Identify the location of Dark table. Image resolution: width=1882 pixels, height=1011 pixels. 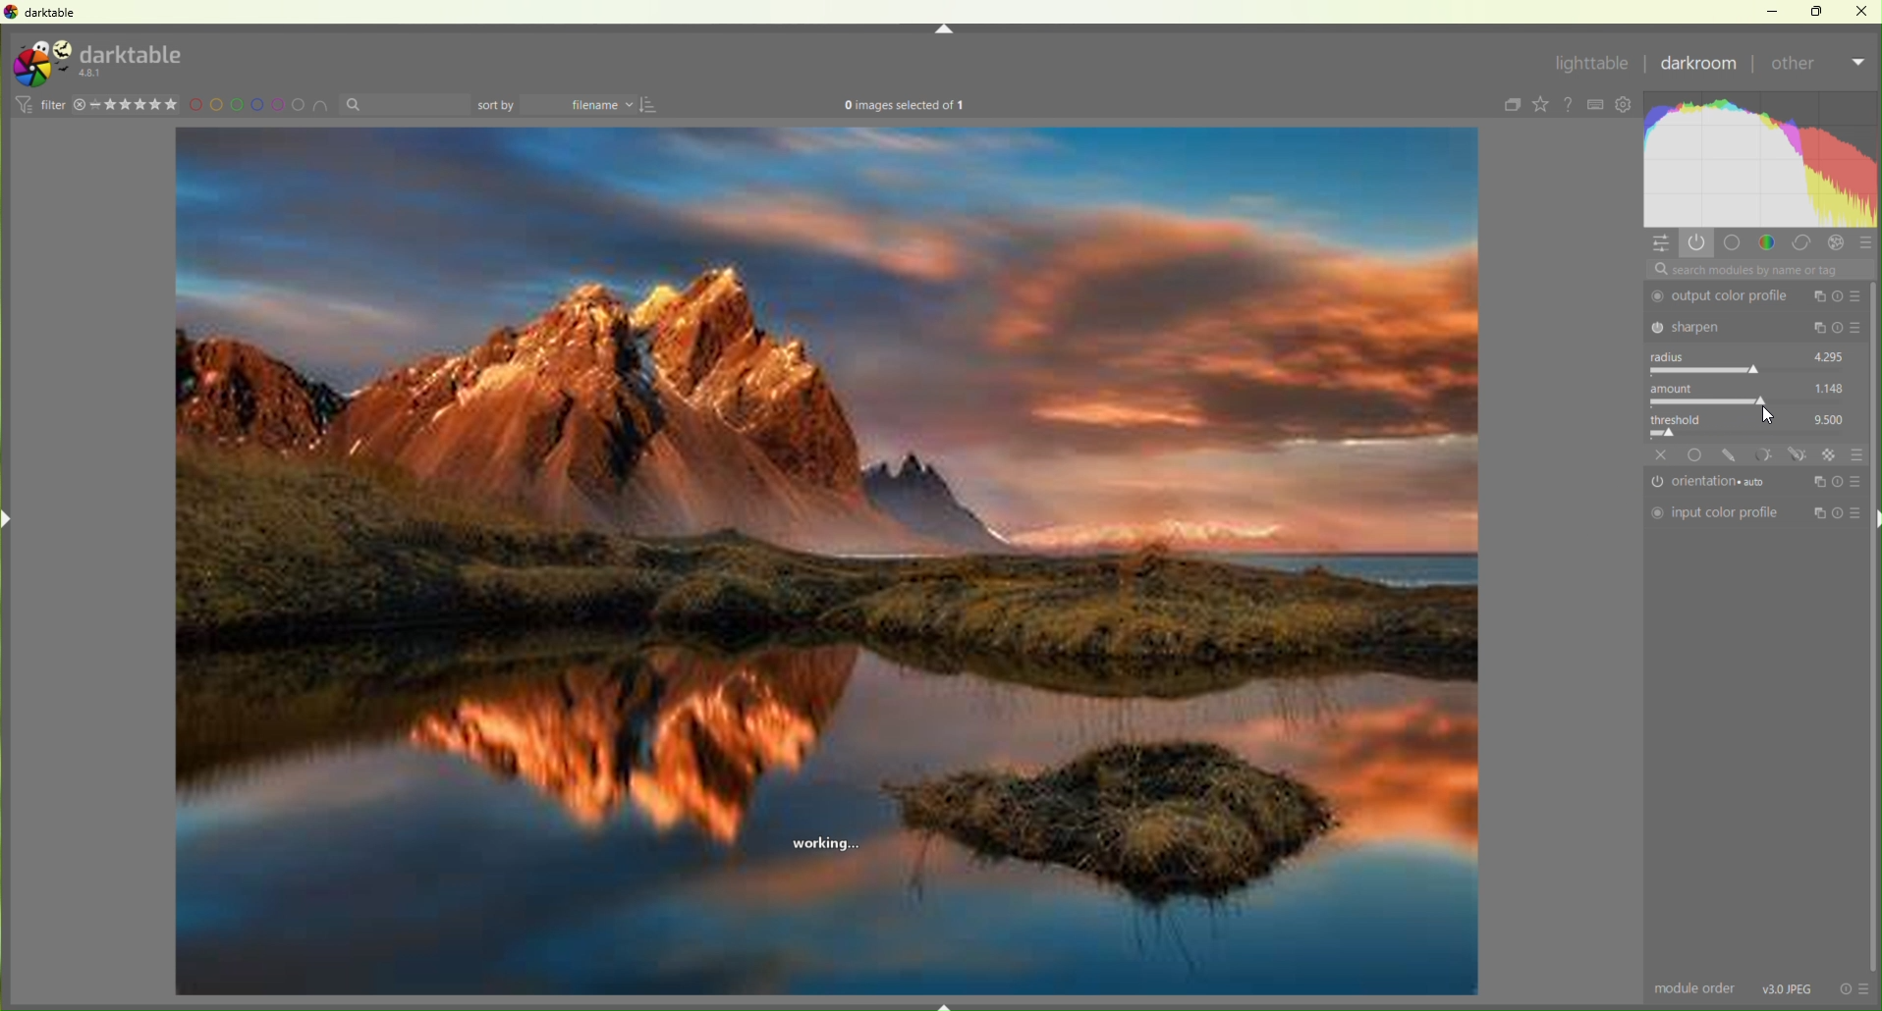
(55, 13).